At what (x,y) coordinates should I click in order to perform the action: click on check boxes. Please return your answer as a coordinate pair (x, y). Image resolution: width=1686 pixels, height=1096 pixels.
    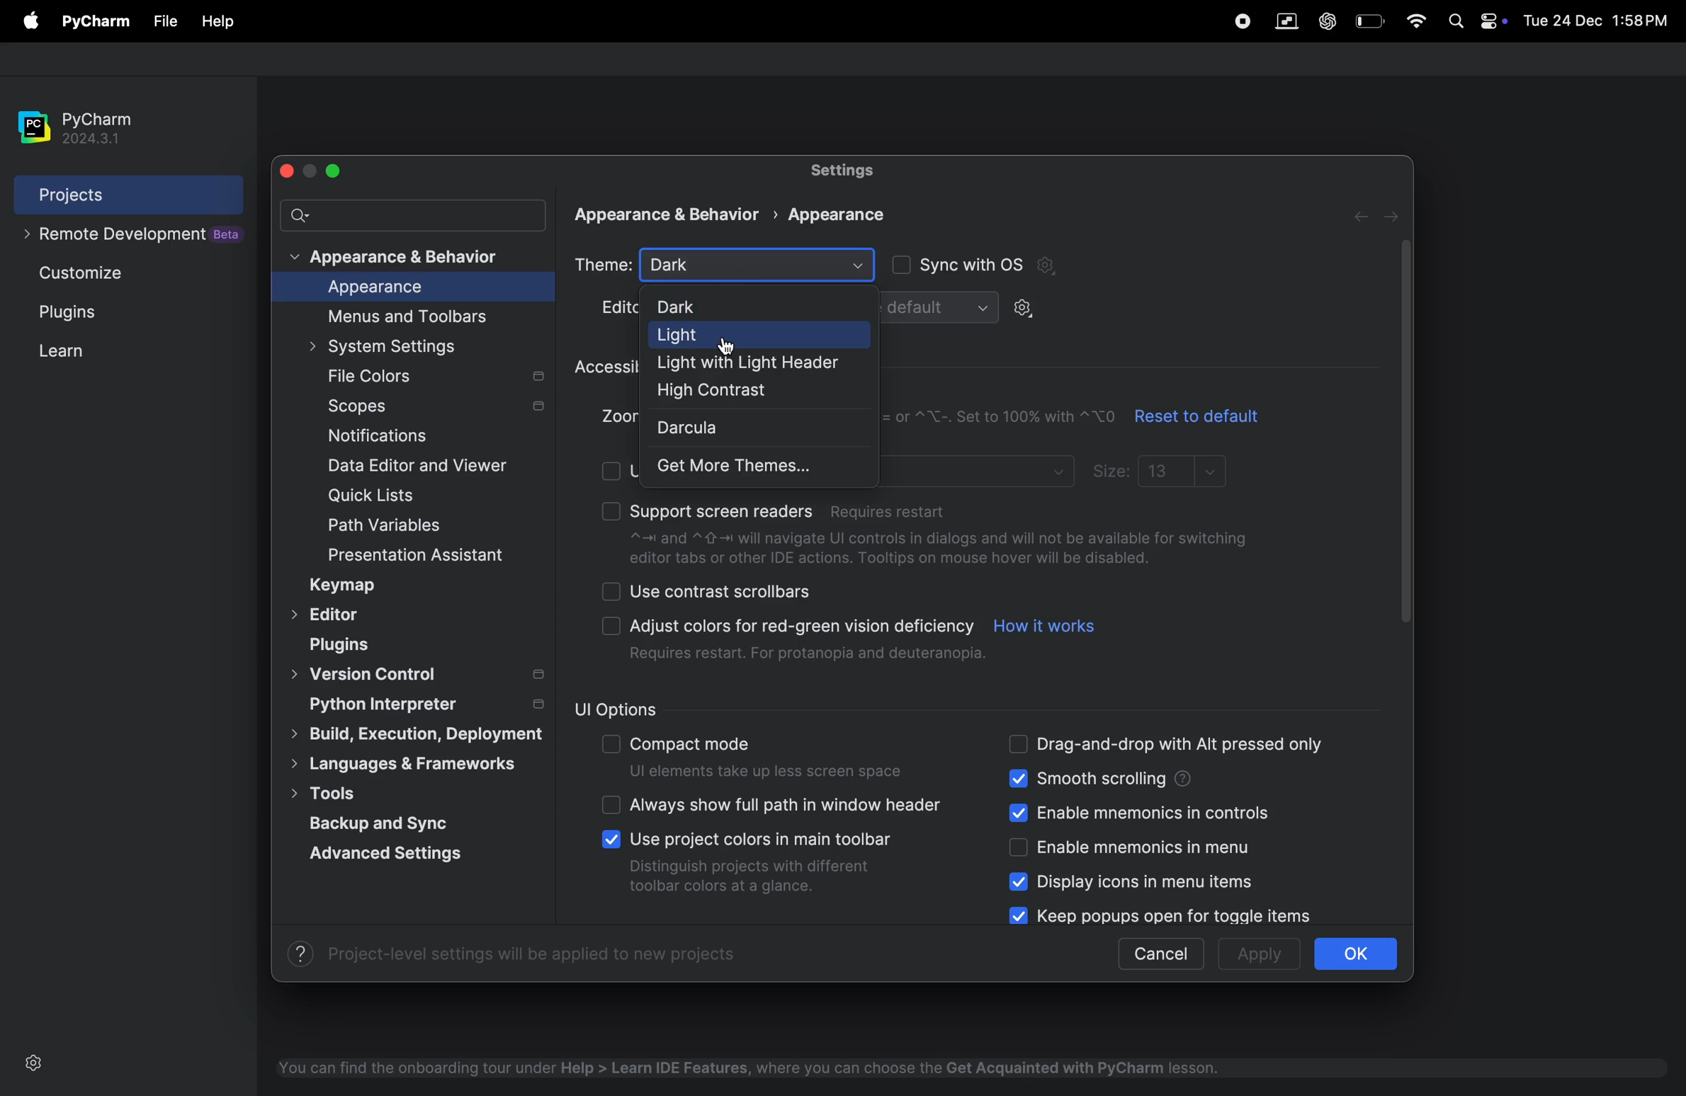
    Looking at the image, I should click on (611, 467).